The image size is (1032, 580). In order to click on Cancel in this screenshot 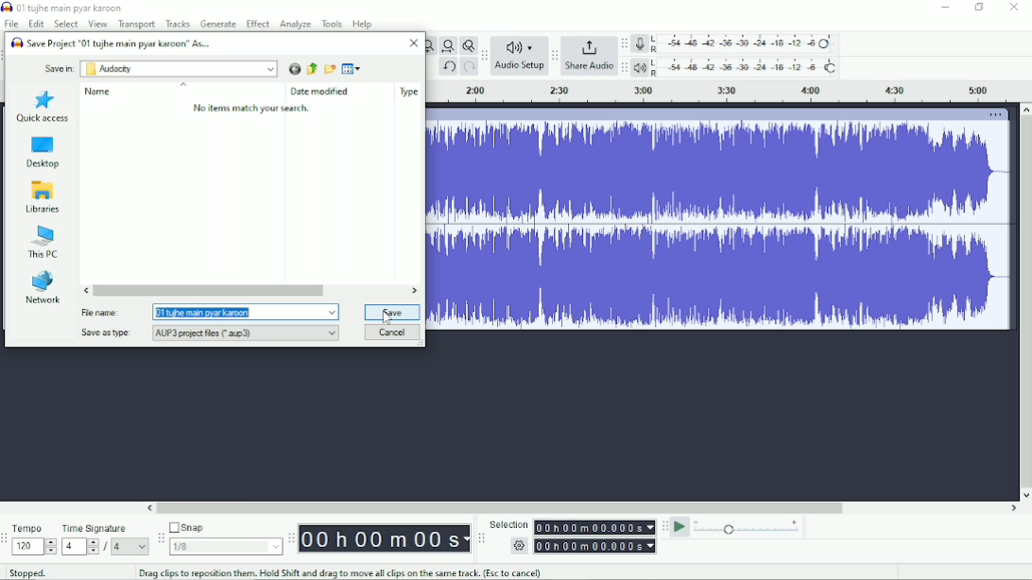, I will do `click(391, 333)`.